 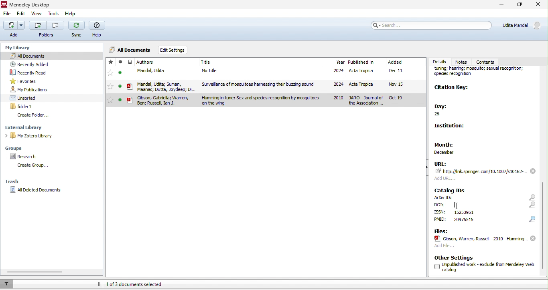 I want to click on view, so click(x=37, y=14).